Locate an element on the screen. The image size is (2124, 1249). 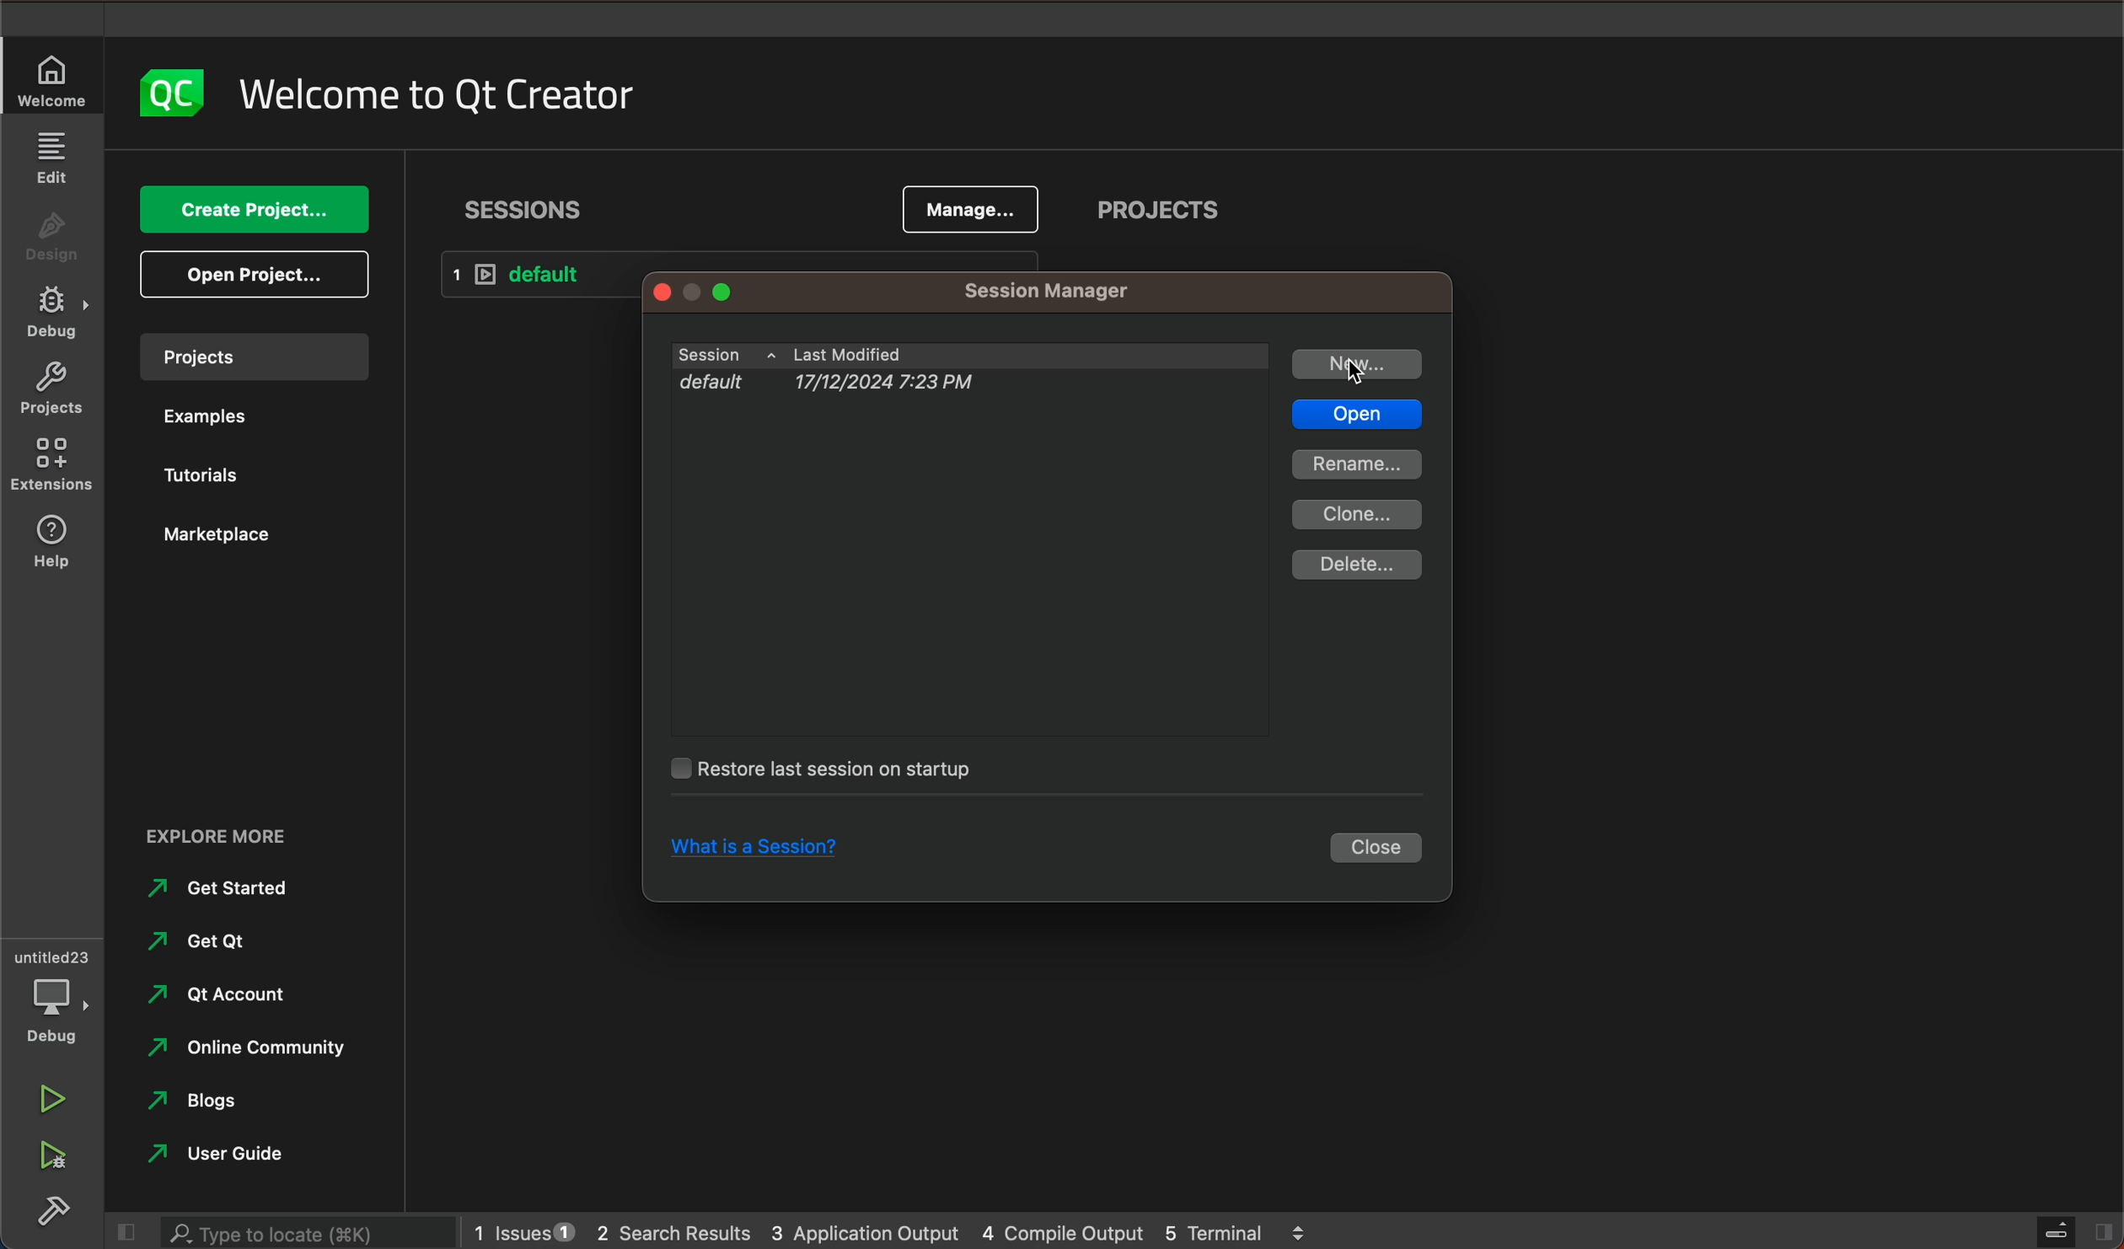
qt account is located at coordinates (244, 996).